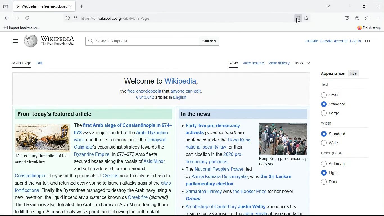 The image size is (384, 216). What do you see at coordinates (216, 144) in the screenshot?
I see `text` at bounding box center [216, 144].